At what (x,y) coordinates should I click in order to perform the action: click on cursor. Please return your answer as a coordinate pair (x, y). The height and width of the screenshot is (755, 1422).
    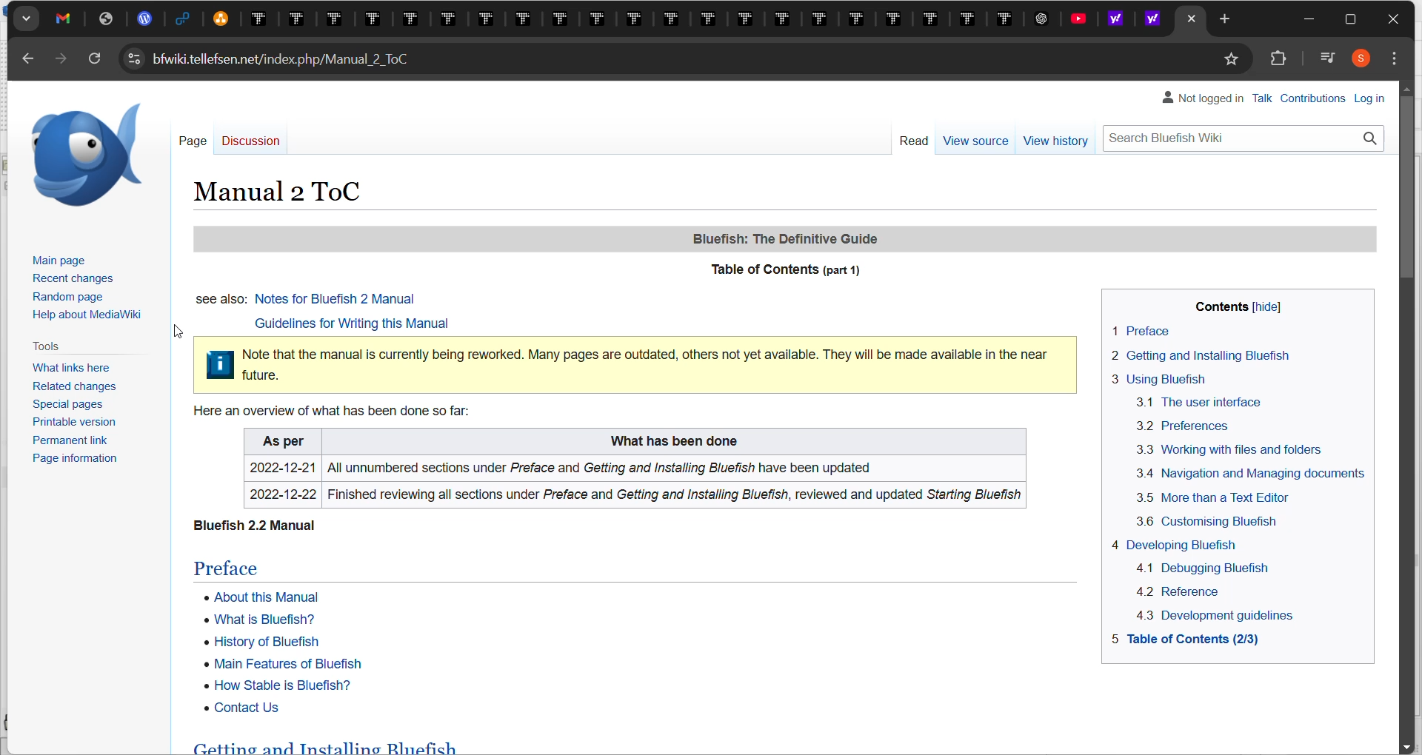
    Looking at the image, I should click on (179, 332).